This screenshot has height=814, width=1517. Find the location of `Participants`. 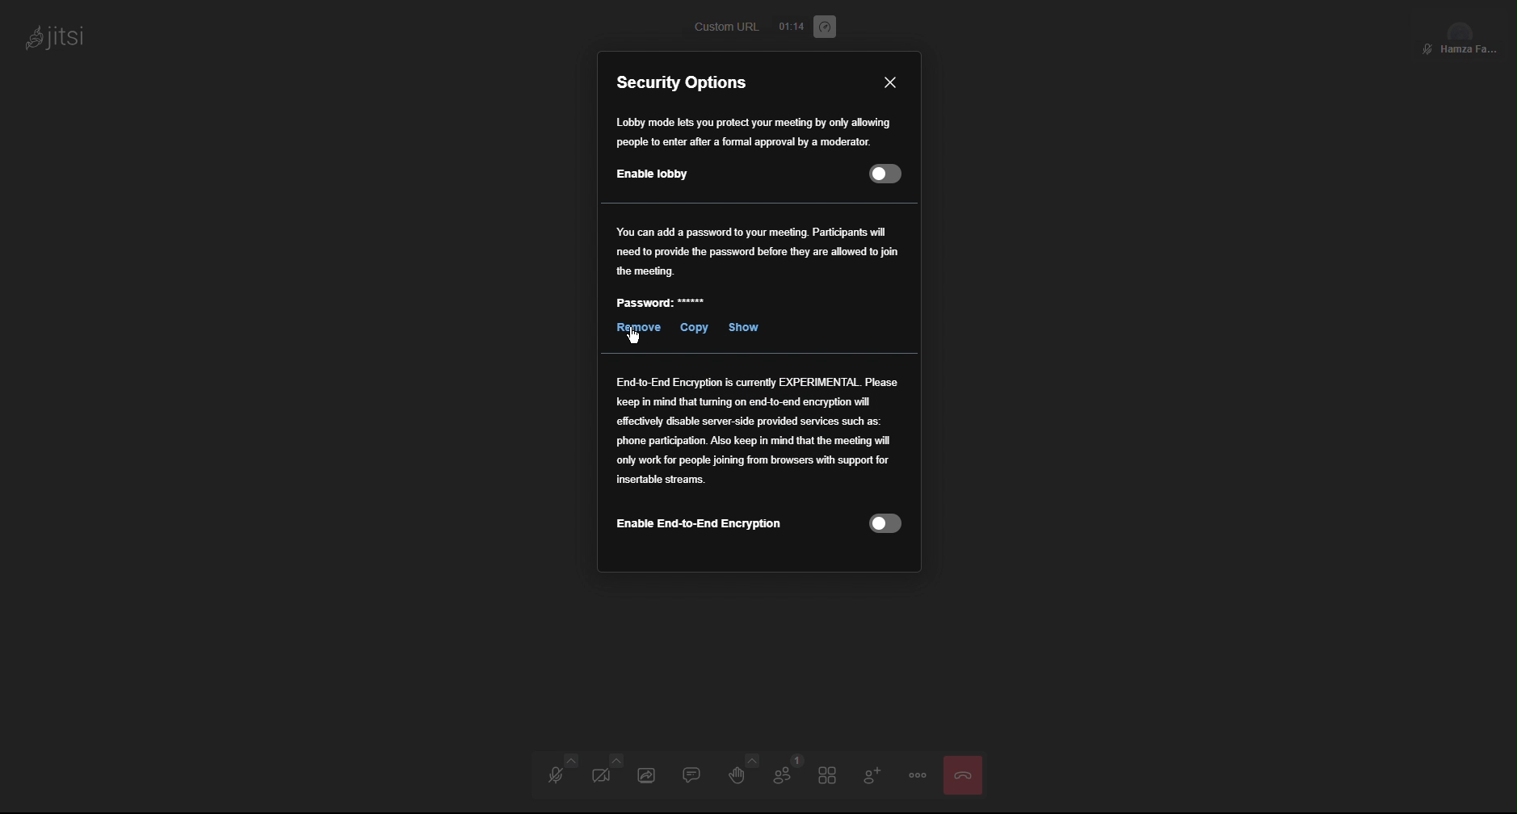

Participants is located at coordinates (791, 776).